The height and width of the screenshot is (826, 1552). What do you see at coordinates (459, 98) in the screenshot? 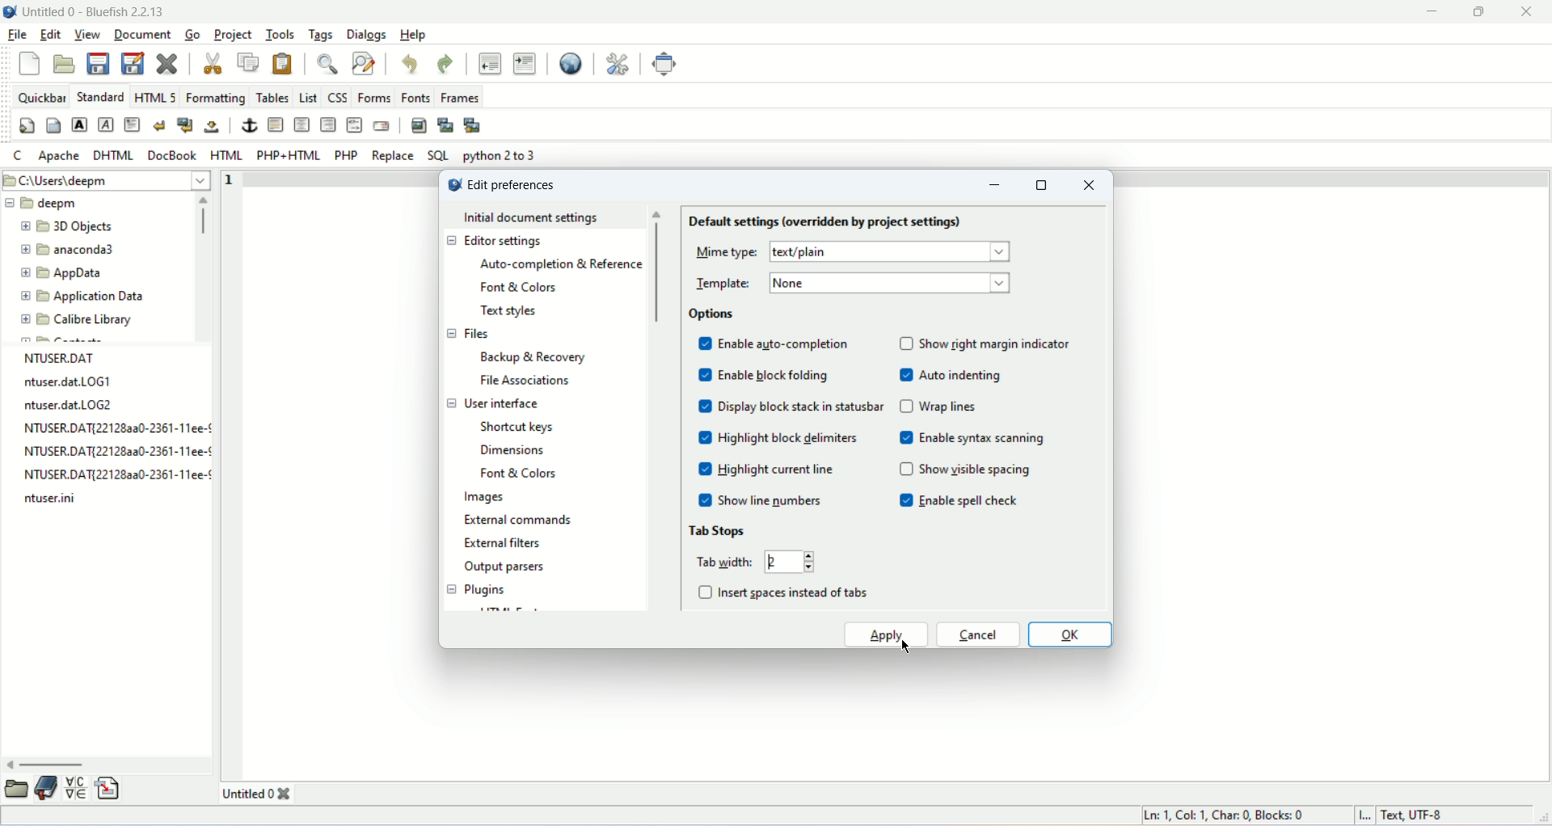
I see `frames` at bounding box center [459, 98].